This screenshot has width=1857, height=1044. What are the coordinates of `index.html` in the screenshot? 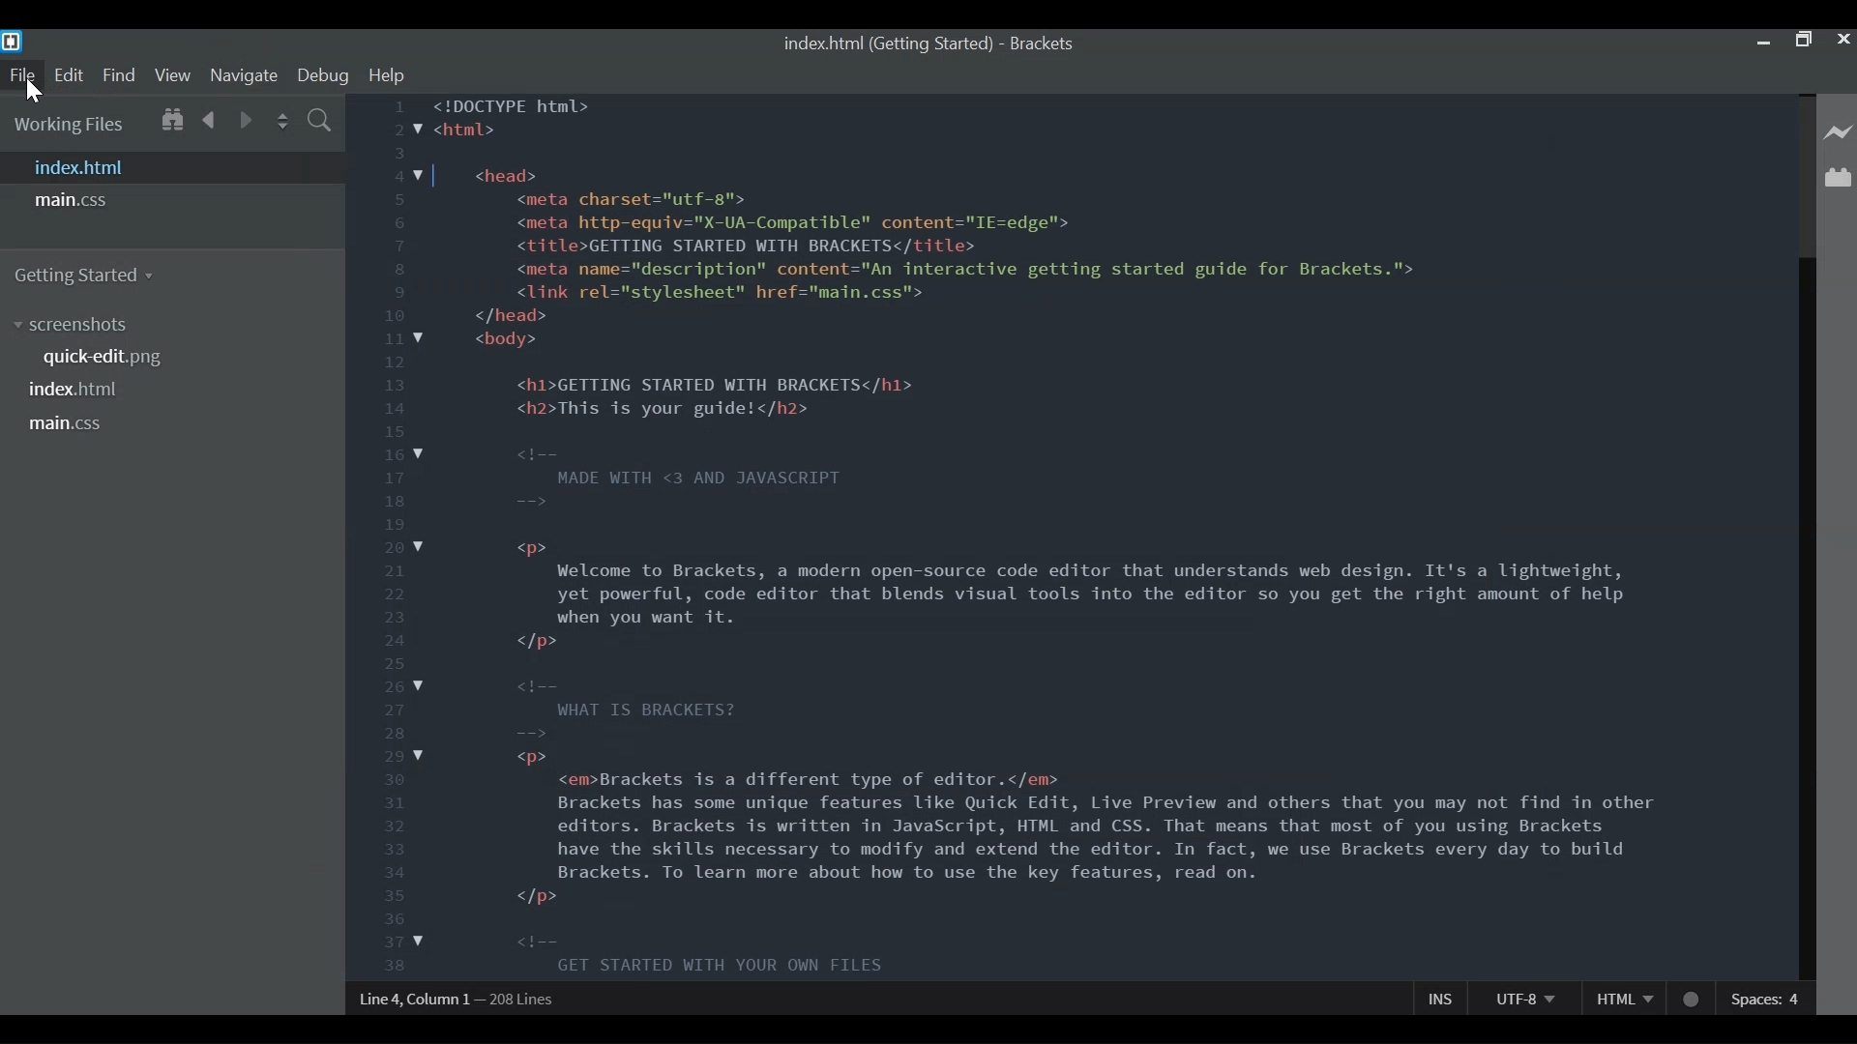 It's located at (886, 43).